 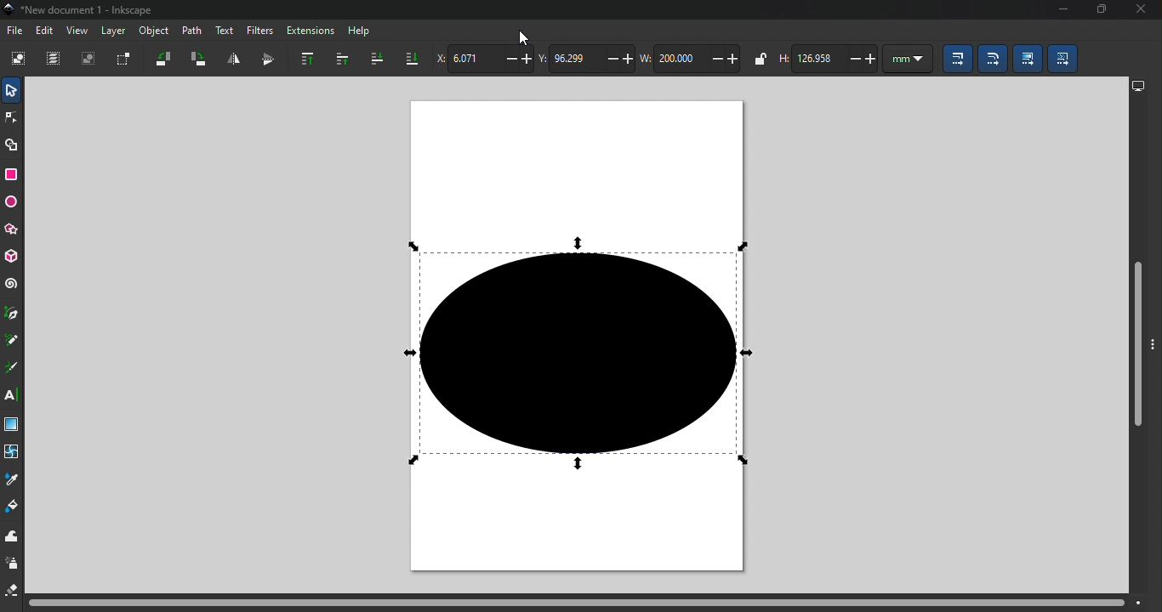 I want to click on Select all in all layers, so click(x=53, y=59).